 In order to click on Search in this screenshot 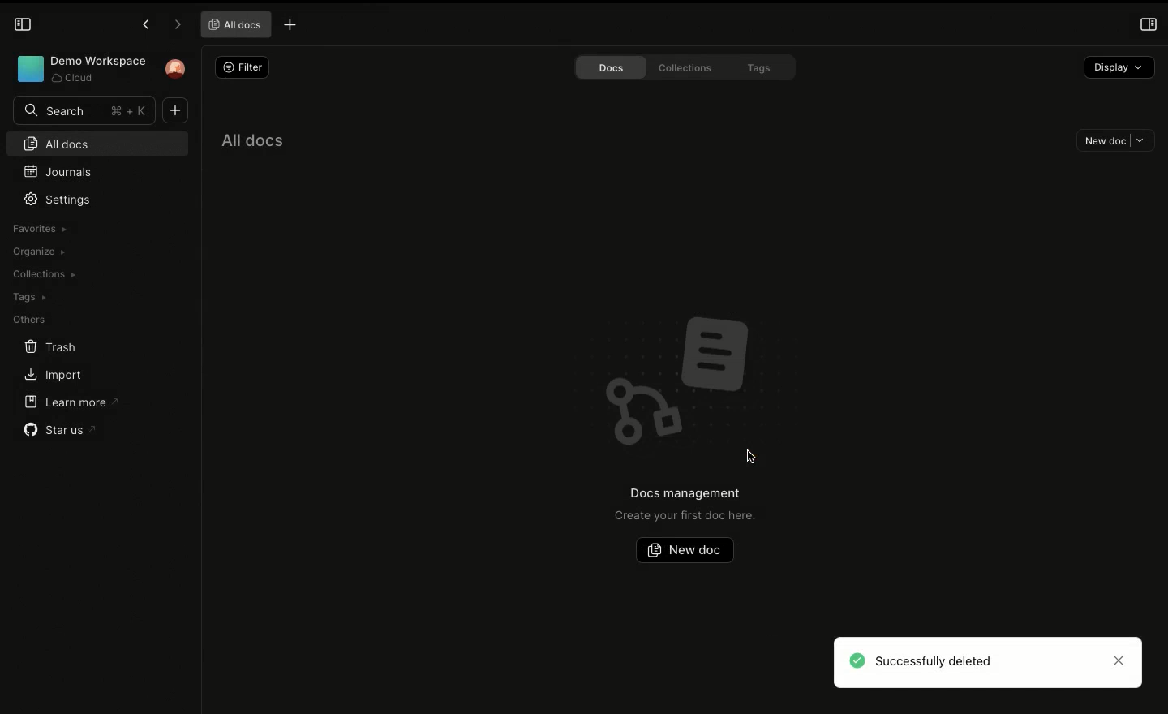, I will do `click(84, 110)`.